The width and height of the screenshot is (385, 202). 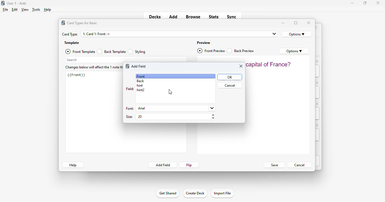 I want to click on back preview, so click(x=241, y=51).